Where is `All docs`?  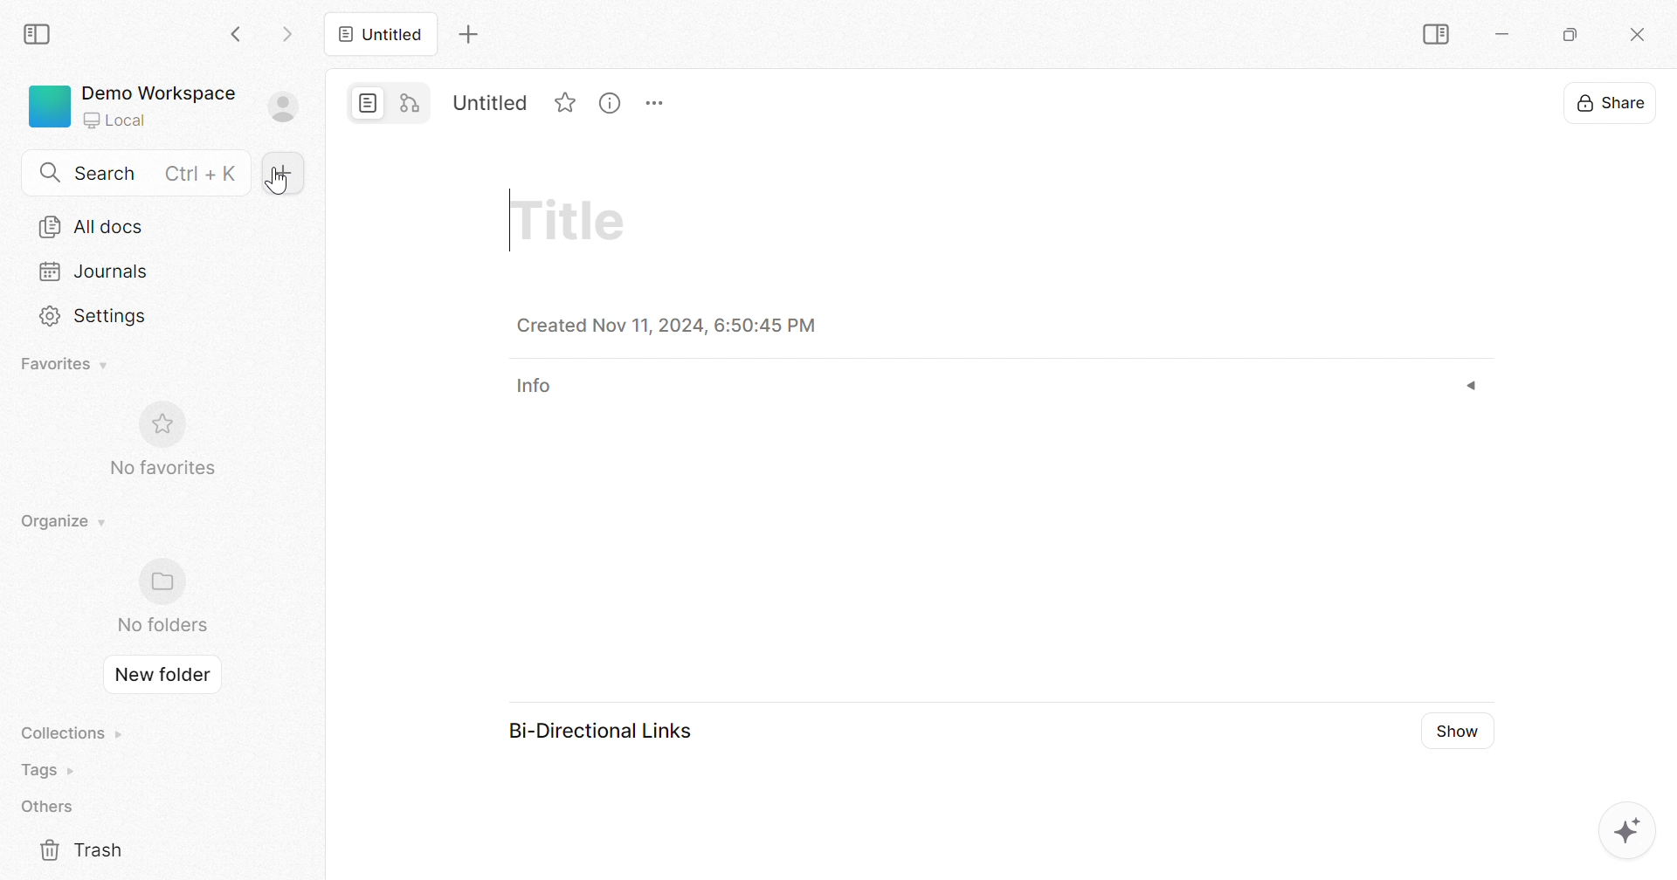 All docs is located at coordinates (92, 227).